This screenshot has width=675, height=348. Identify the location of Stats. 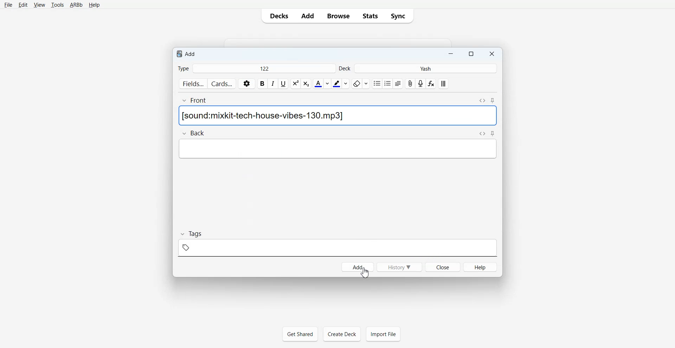
(369, 16).